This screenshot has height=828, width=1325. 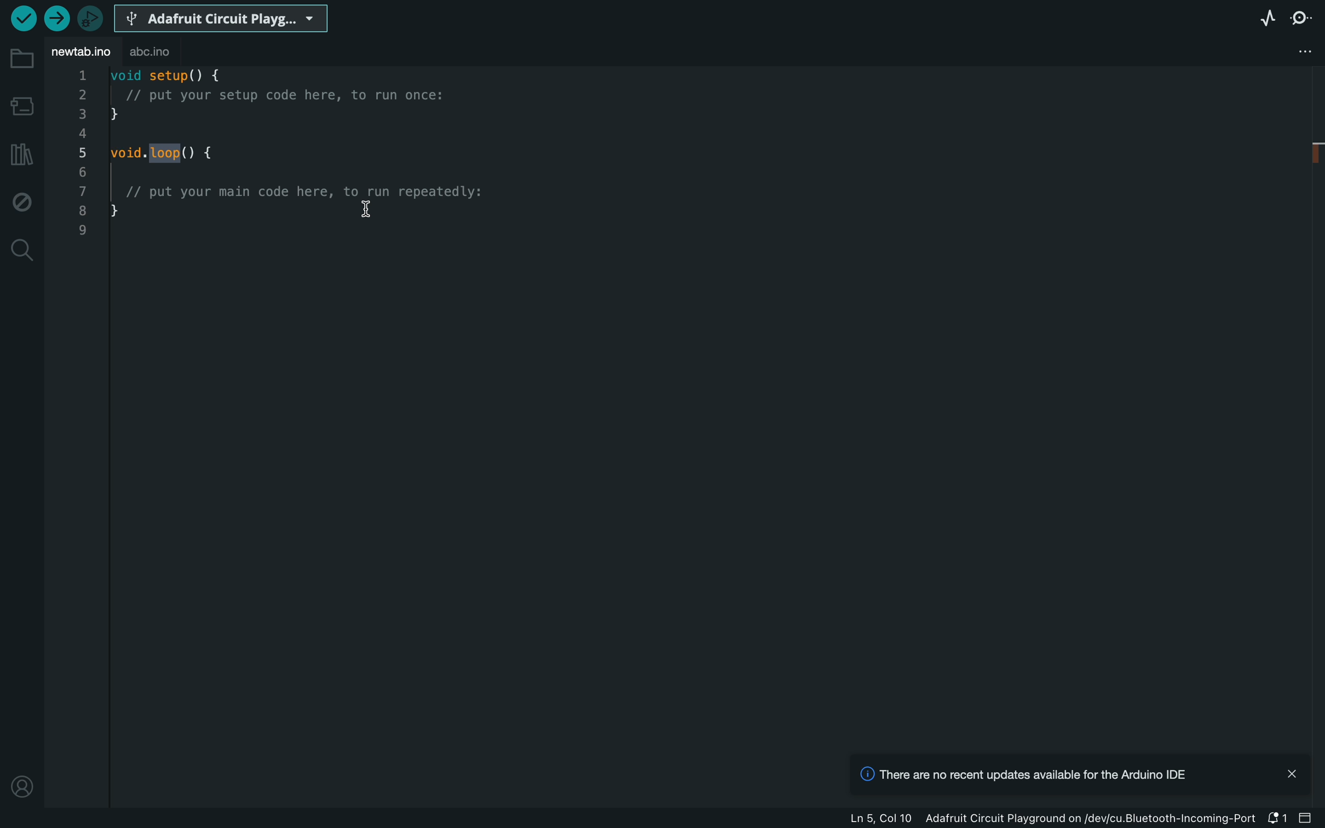 What do you see at coordinates (1292, 773) in the screenshot?
I see `close` at bounding box center [1292, 773].